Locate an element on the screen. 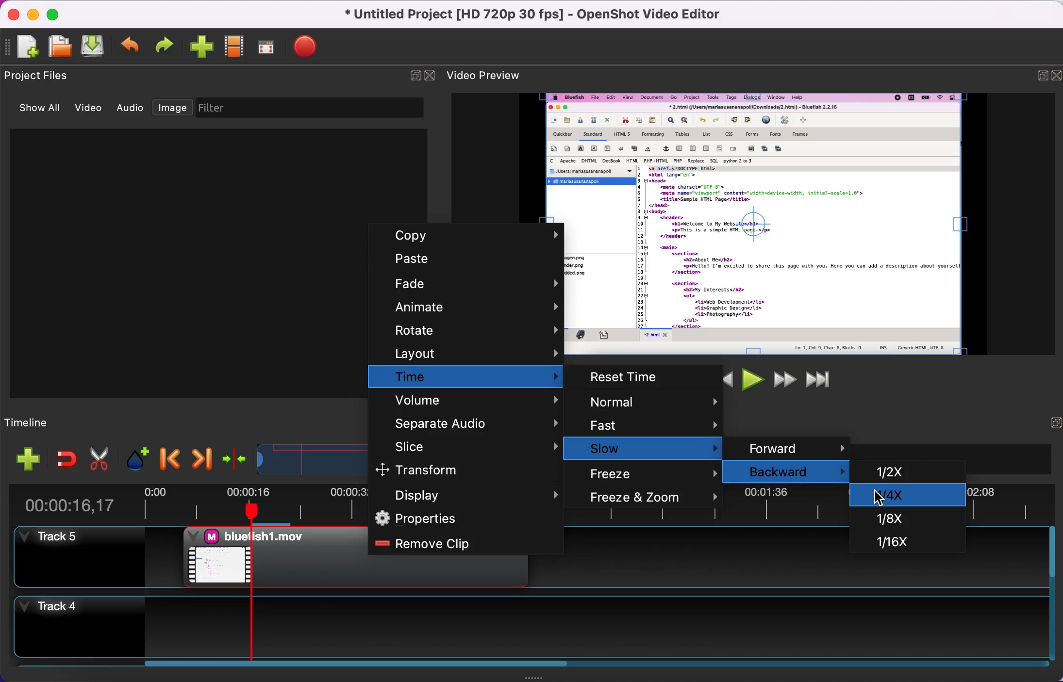  scroll bar is located at coordinates (354, 667).